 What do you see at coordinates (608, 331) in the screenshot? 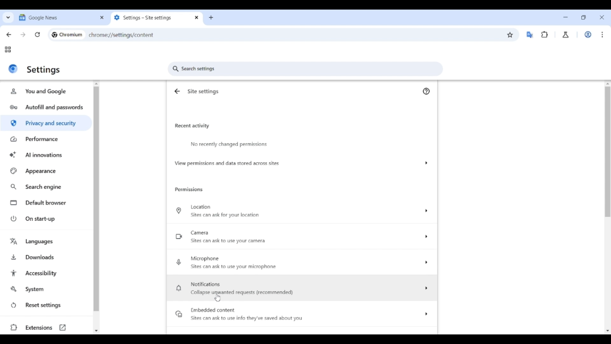
I see `Quick slide to bottom` at bounding box center [608, 331].